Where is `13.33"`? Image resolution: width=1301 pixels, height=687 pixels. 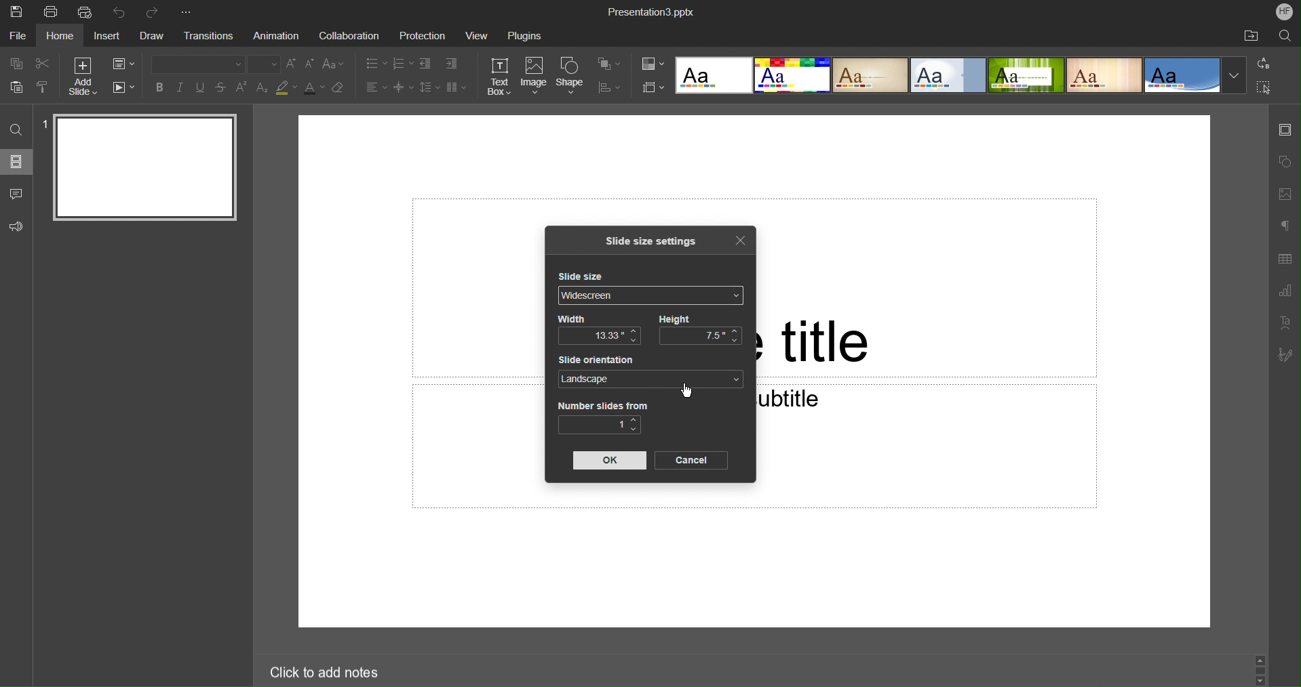 13.33" is located at coordinates (600, 337).